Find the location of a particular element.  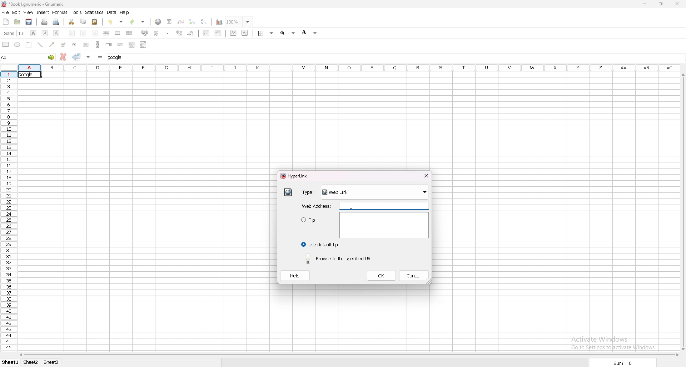

help is located at coordinates (294, 275).